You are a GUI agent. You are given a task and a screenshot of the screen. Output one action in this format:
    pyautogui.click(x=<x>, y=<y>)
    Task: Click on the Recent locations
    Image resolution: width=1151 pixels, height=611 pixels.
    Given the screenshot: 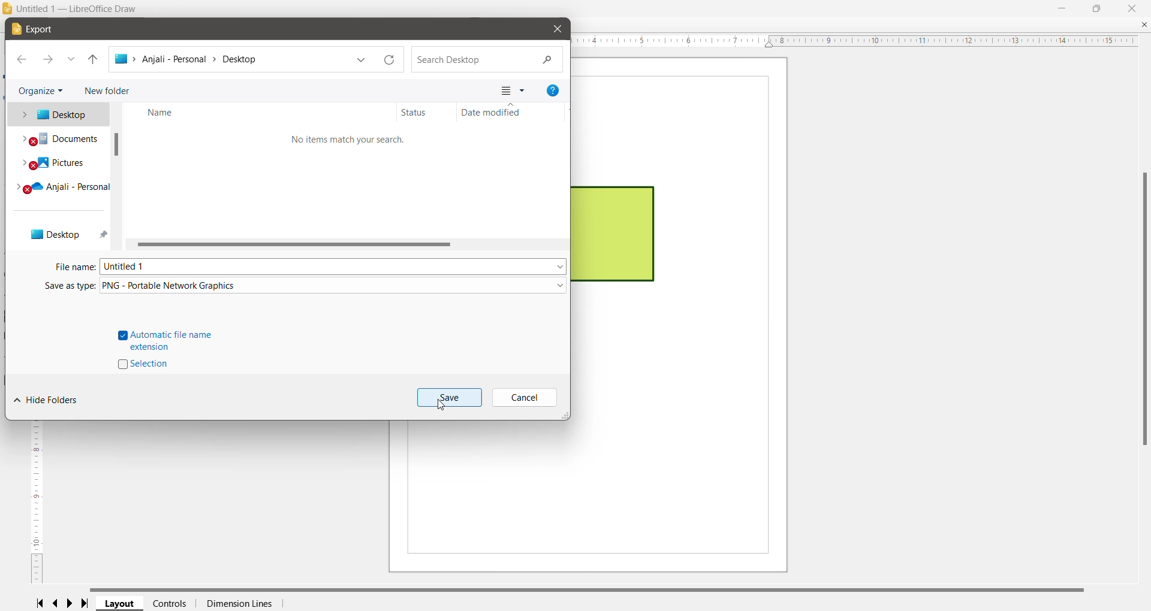 What is the action you would take?
    pyautogui.click(x=71, y=60)
    